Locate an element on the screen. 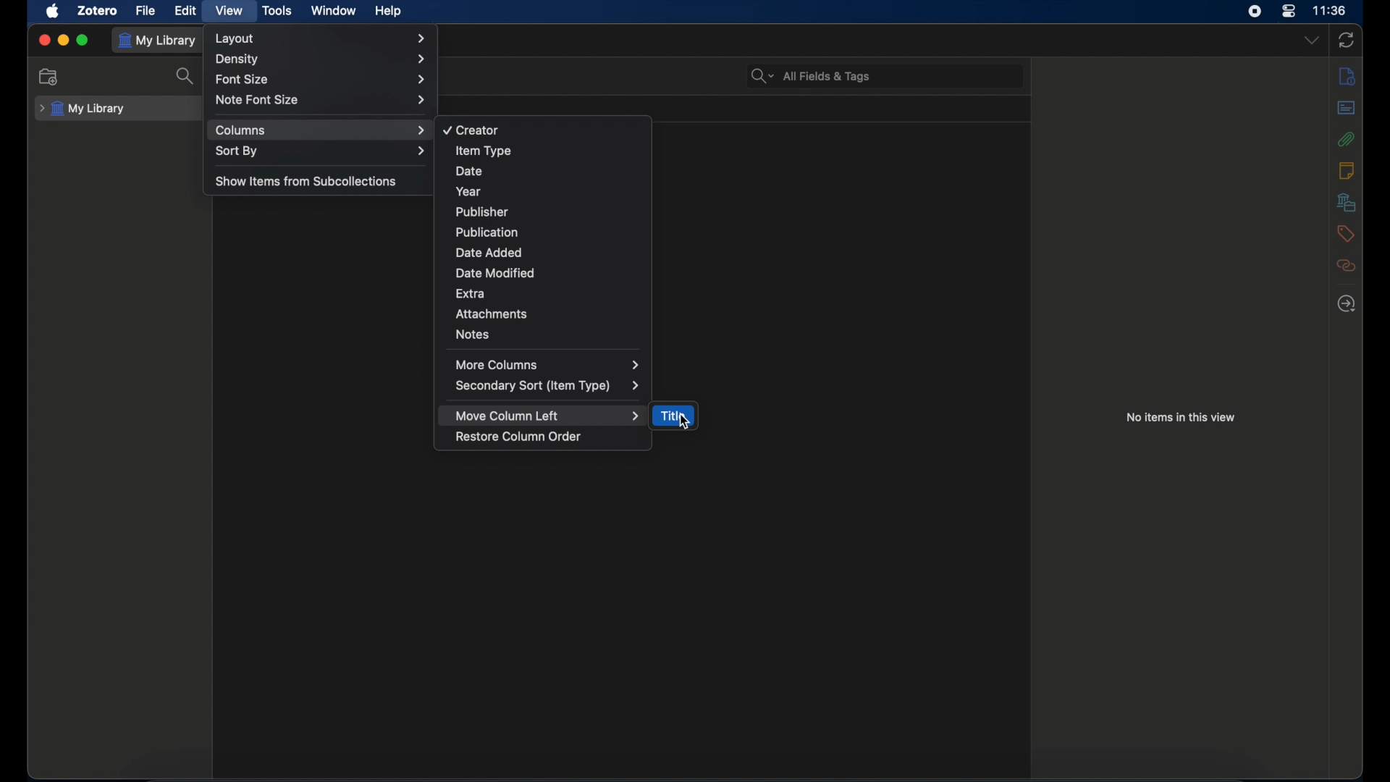  search bar is located at coordinates (812, 77).